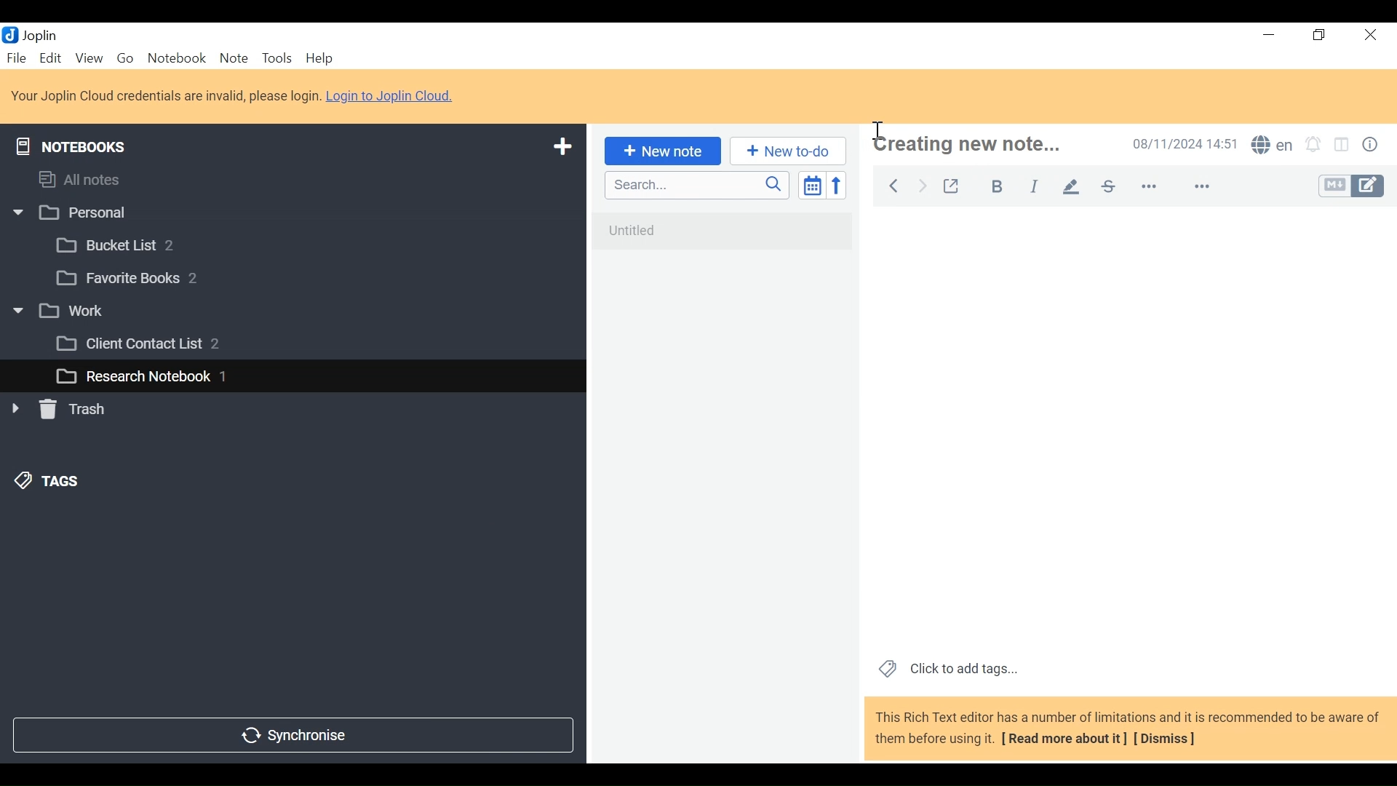  What do you see at coordinates (893, 183) in the screenshot?
I see `Back` at bounding box center [893, 183].